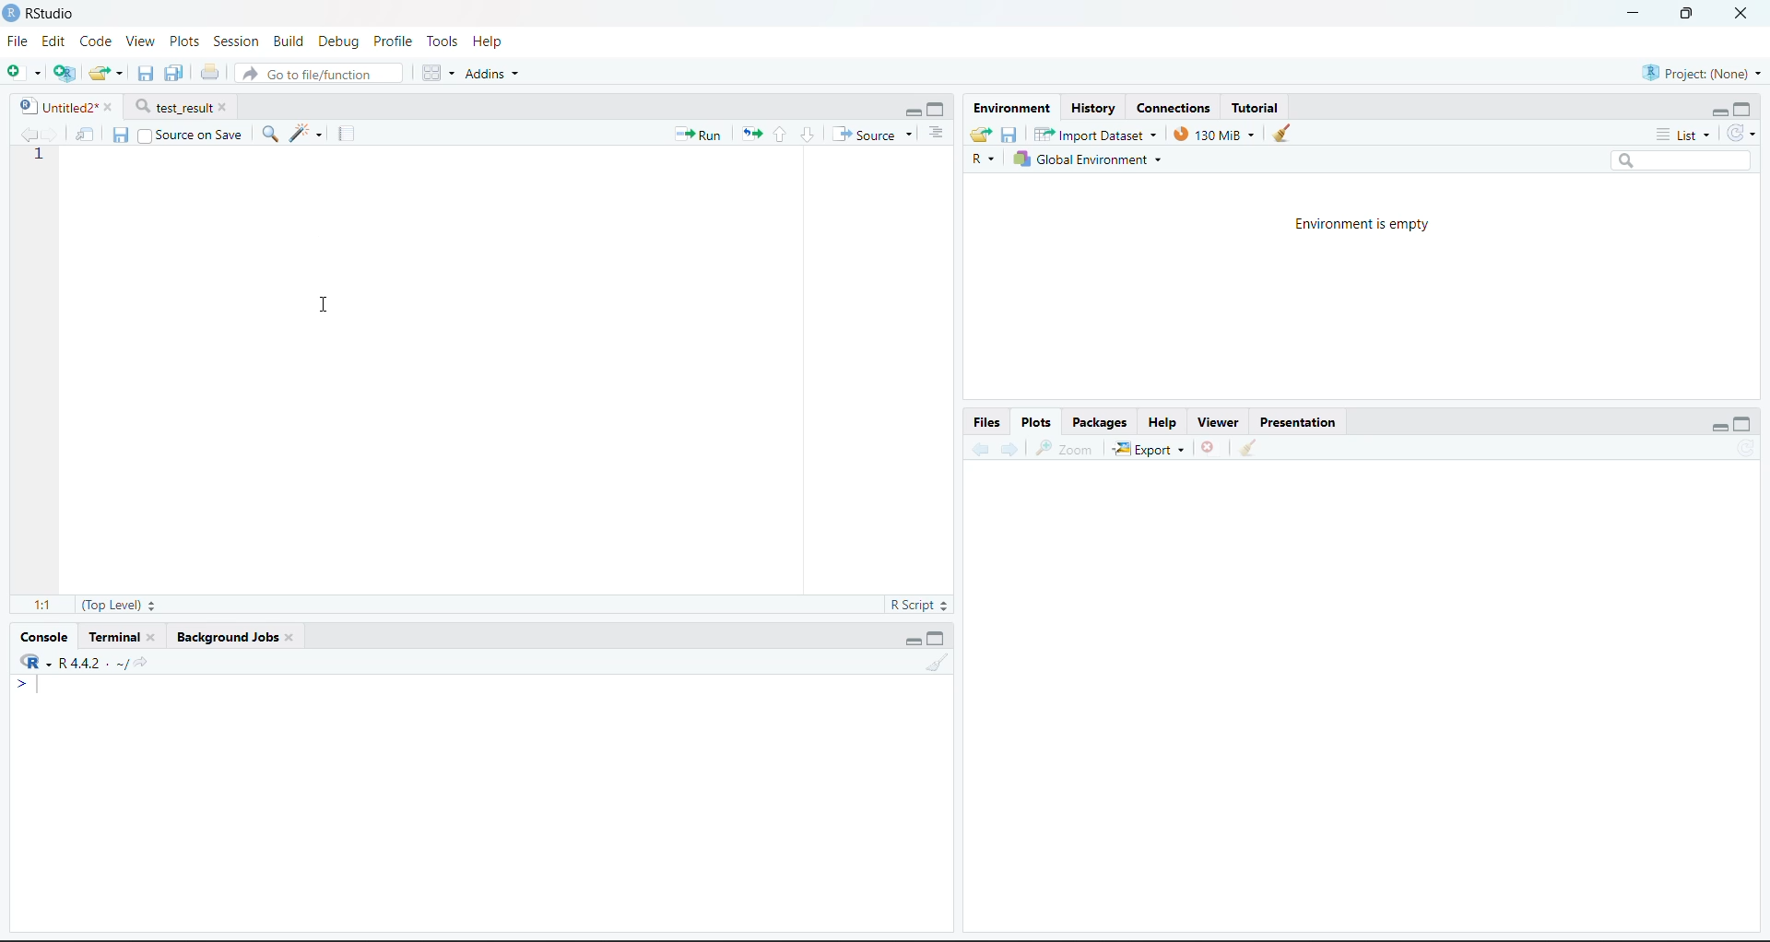  I want to click on Environment is empty, so click(1363, 222).